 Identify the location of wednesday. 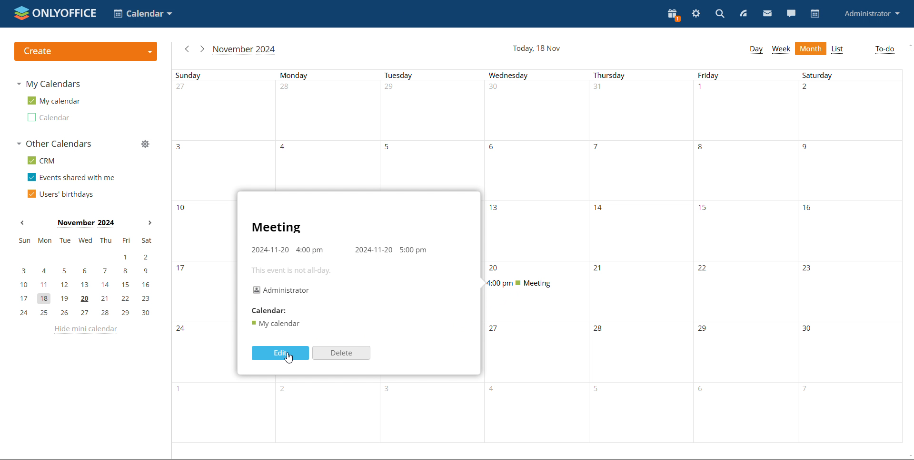
(537, 165).